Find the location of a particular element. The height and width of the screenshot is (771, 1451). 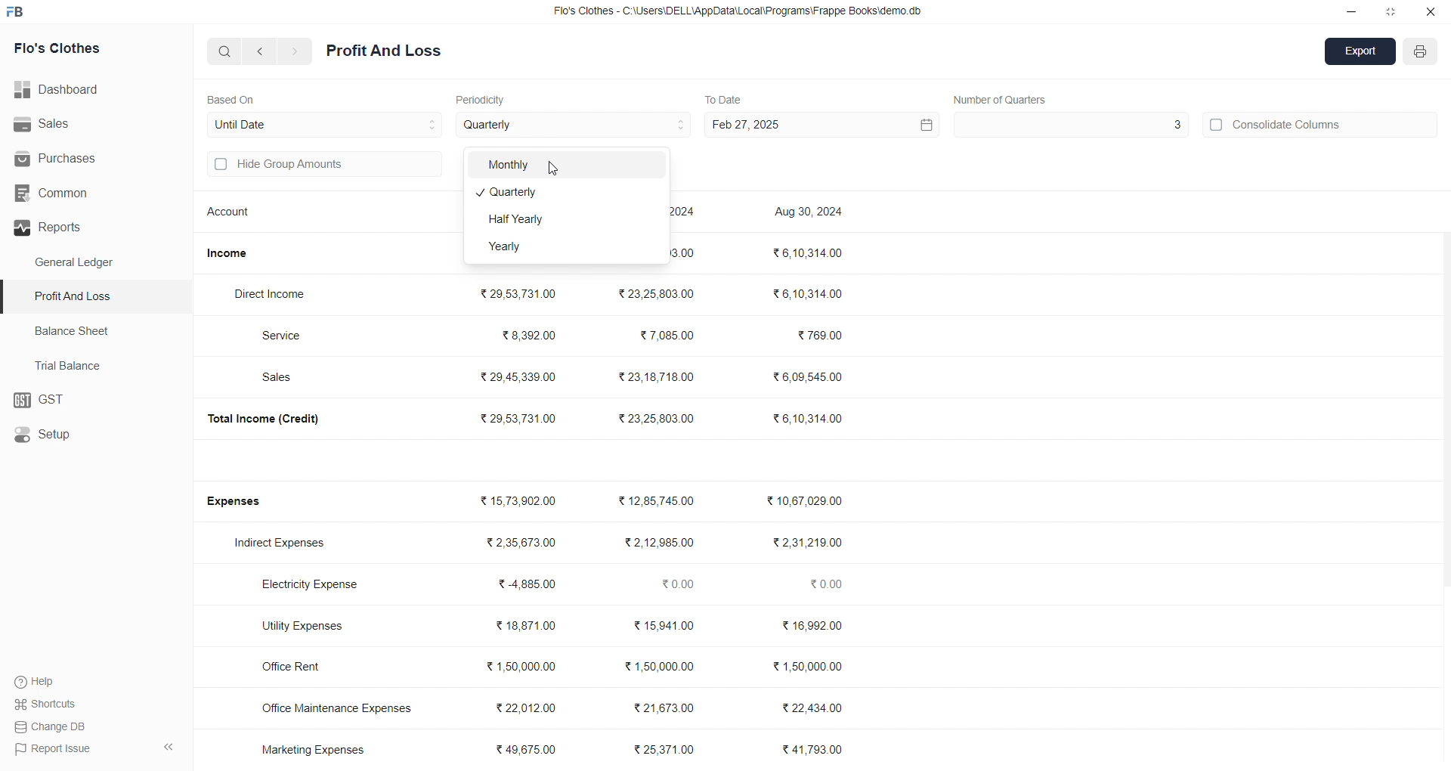

collapse sidebar is located at coordinates (168, 748).